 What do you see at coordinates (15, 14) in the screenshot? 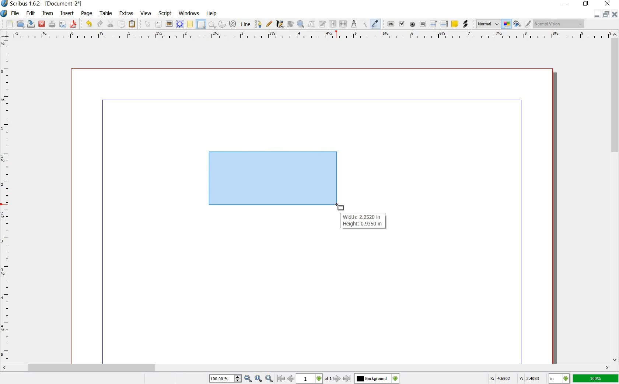
I see `FILE` at bounding box center [15, 14].